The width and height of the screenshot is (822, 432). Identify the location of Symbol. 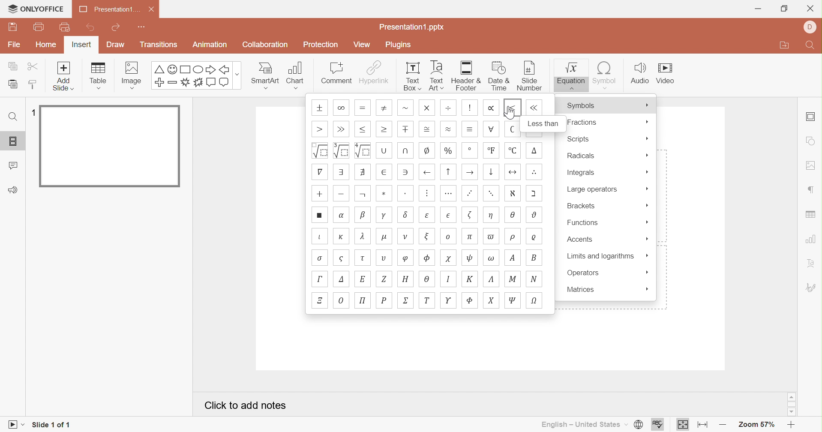
(606, 75).